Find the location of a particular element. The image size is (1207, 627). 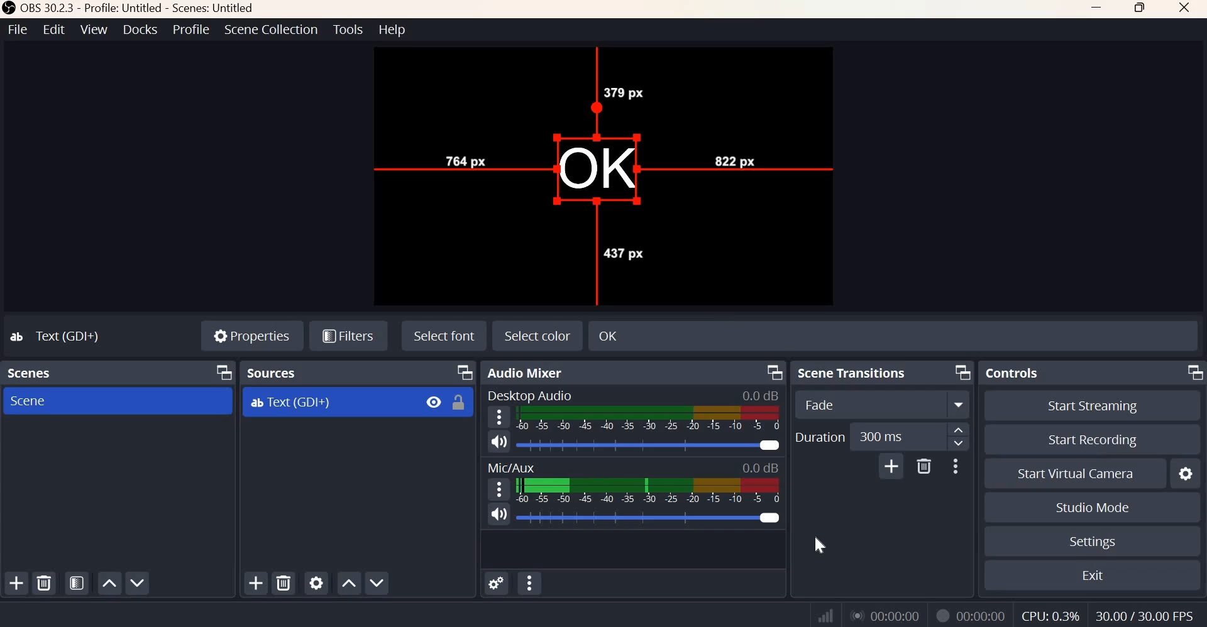

Lock Toggle is located at coordinates (458, 402).